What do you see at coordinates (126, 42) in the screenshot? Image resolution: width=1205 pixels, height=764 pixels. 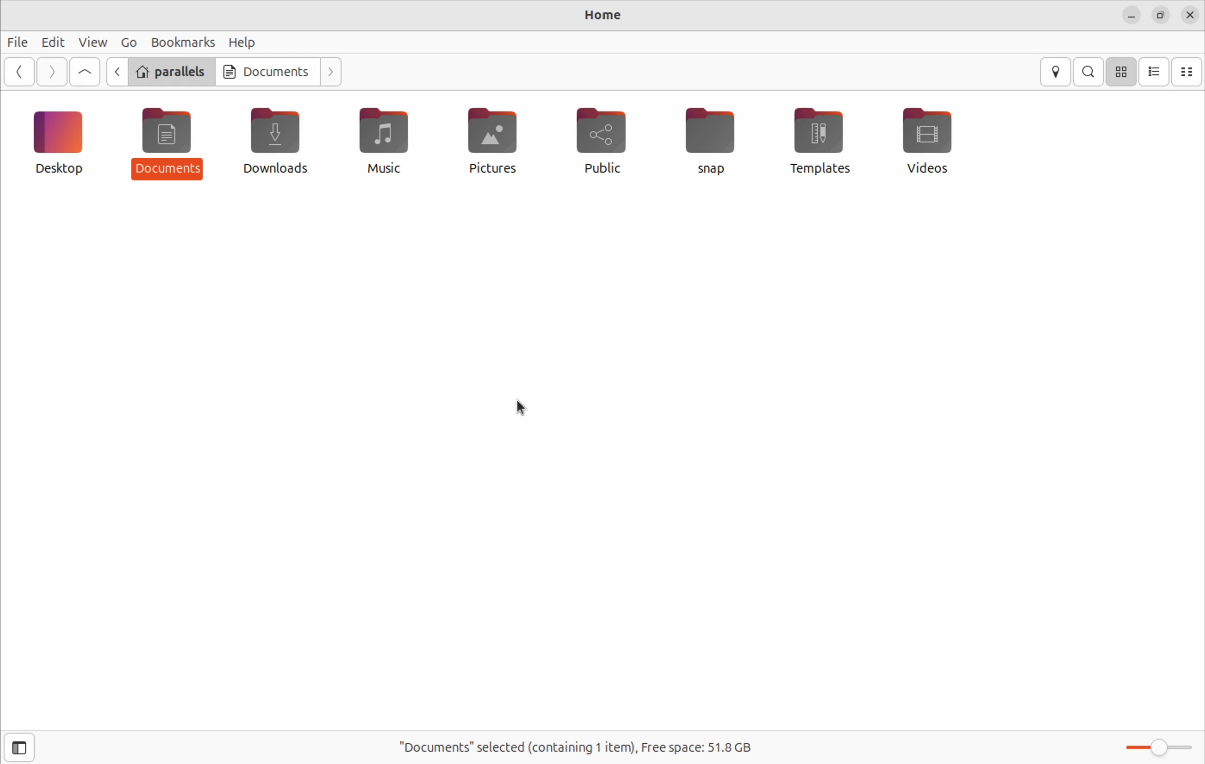 I see `Go` at bounding box center [126, 42].